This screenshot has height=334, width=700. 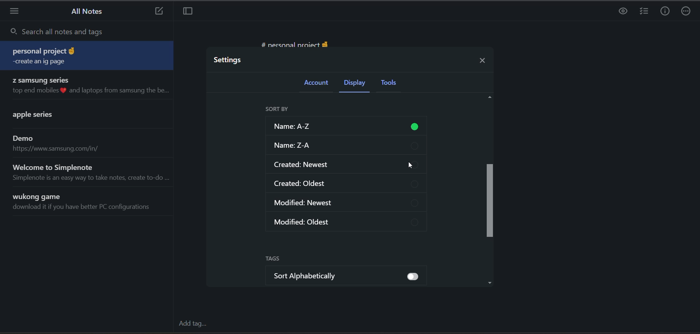 I want to click on note title and preview, so click(x=54, y=115).